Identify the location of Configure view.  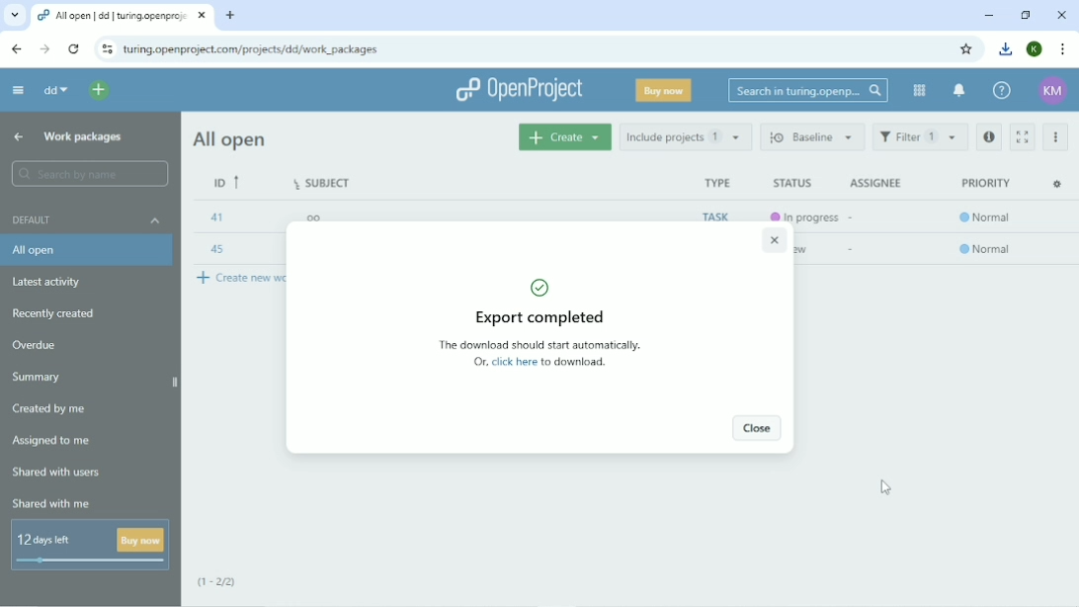
(1059, 184).